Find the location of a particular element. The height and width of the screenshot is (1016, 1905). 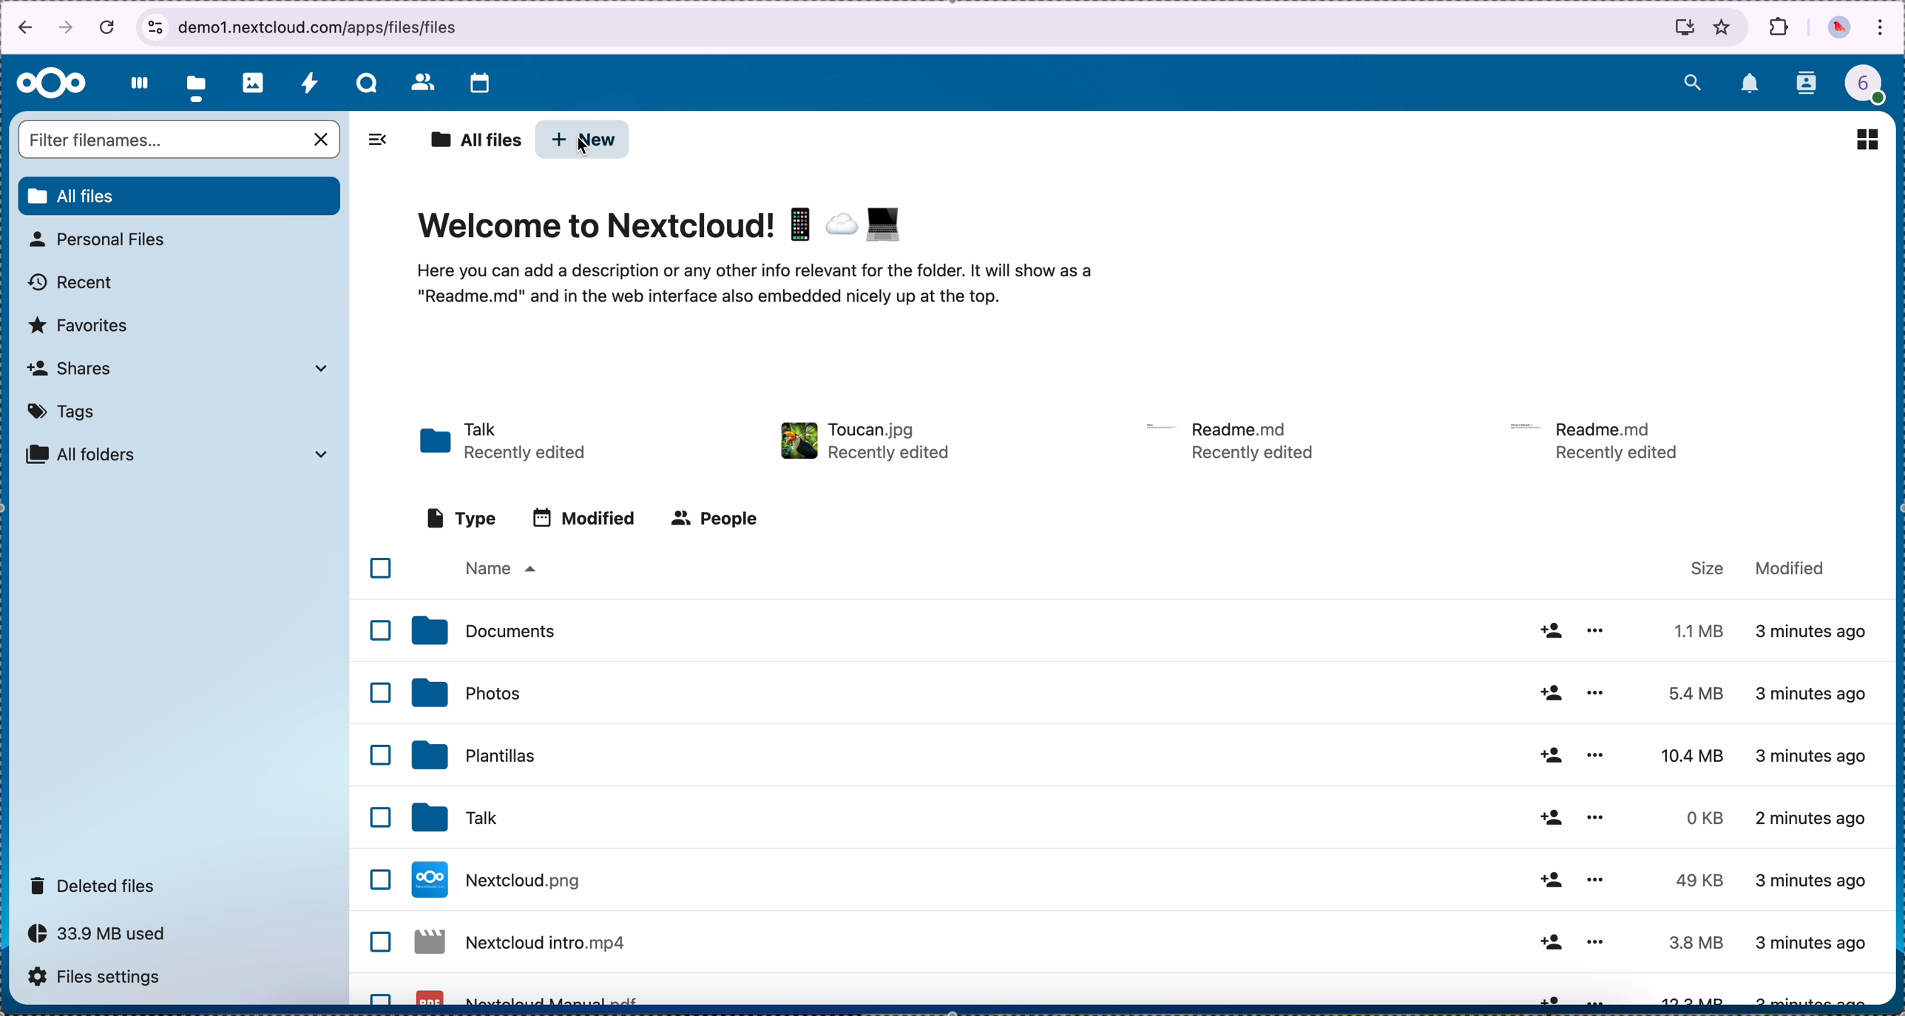

4 minutes ago is located at coordinates (1813, 942).